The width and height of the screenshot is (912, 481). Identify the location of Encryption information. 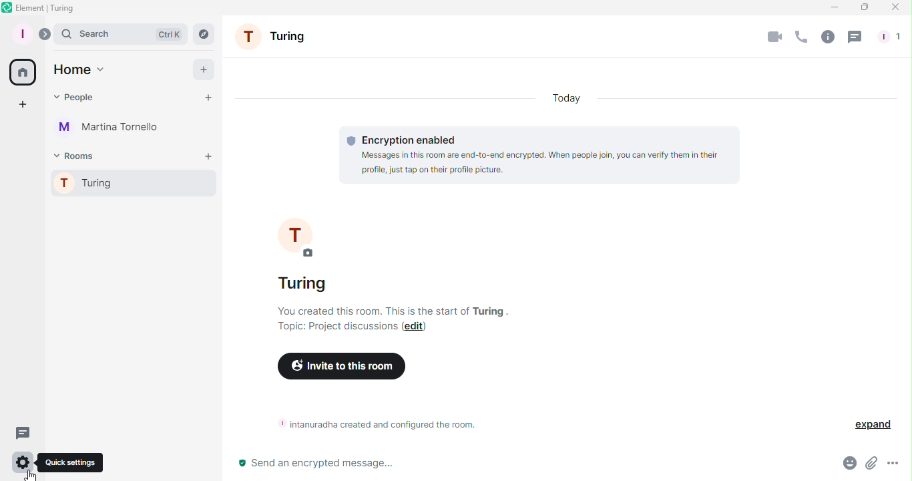
(539, 154).